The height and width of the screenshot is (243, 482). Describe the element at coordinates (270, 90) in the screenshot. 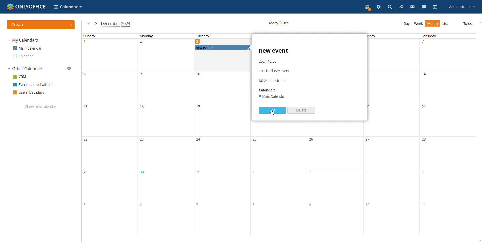

I see `calender` at that location.